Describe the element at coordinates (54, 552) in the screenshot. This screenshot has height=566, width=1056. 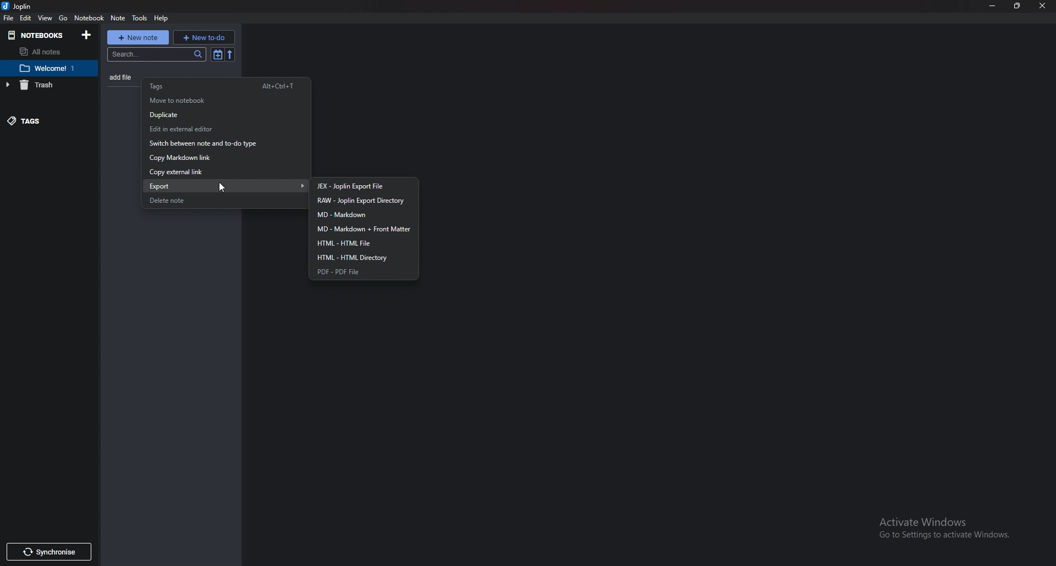
I see `OQ synchronise` at that location.